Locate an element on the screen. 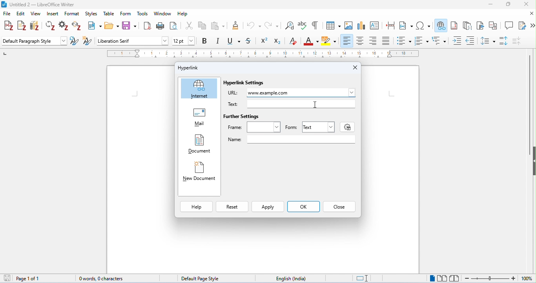 The width and height of the screenshot is (536, 283). close is located at coordinates (525, 4).